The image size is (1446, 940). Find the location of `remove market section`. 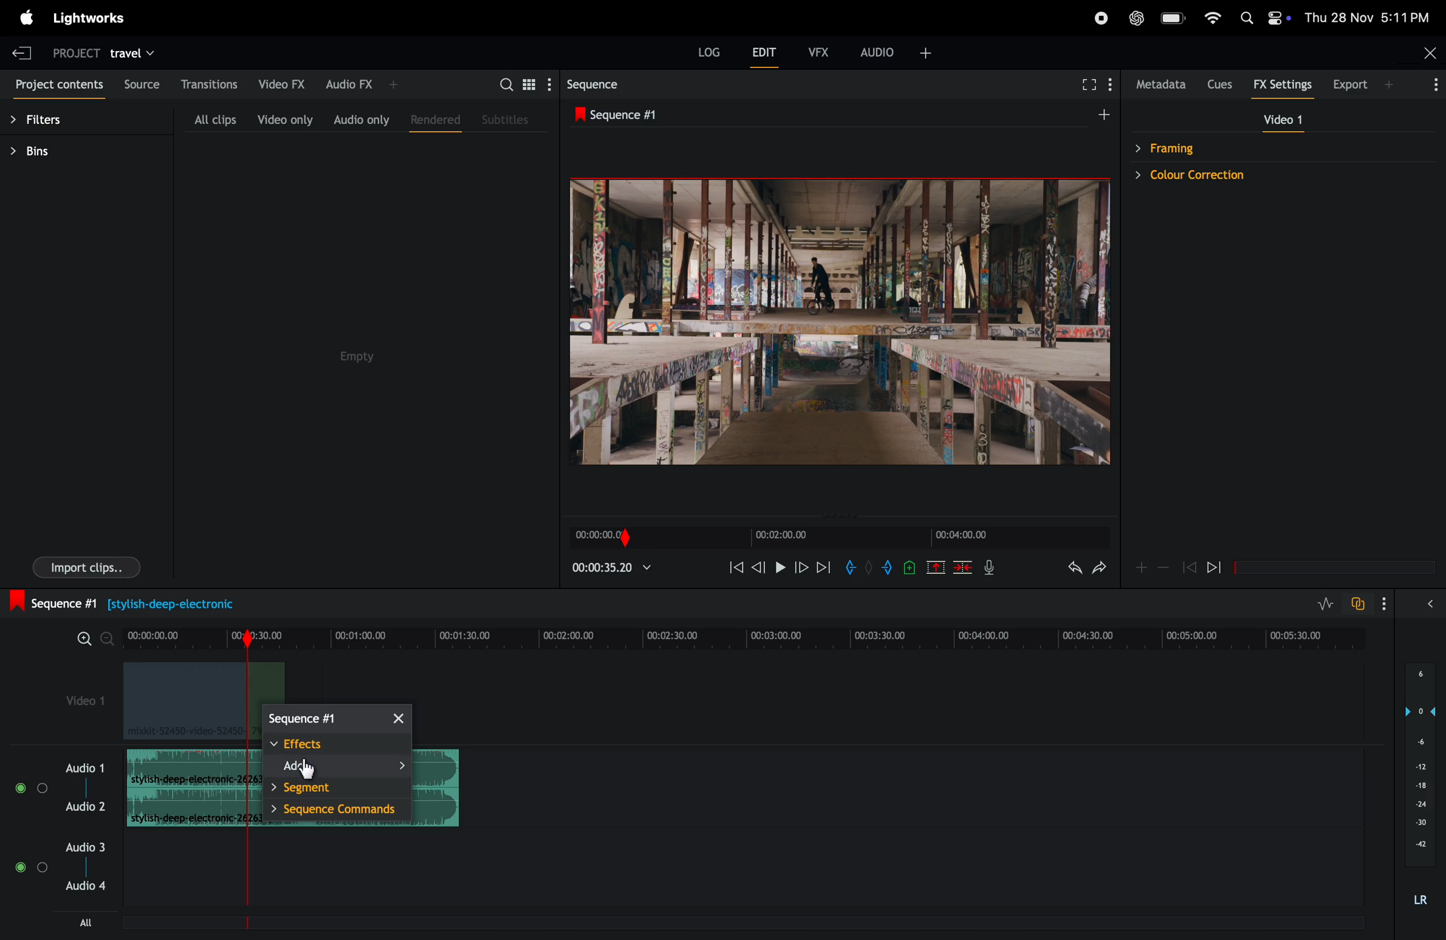

remove market section is located at coordinates (935, 570).